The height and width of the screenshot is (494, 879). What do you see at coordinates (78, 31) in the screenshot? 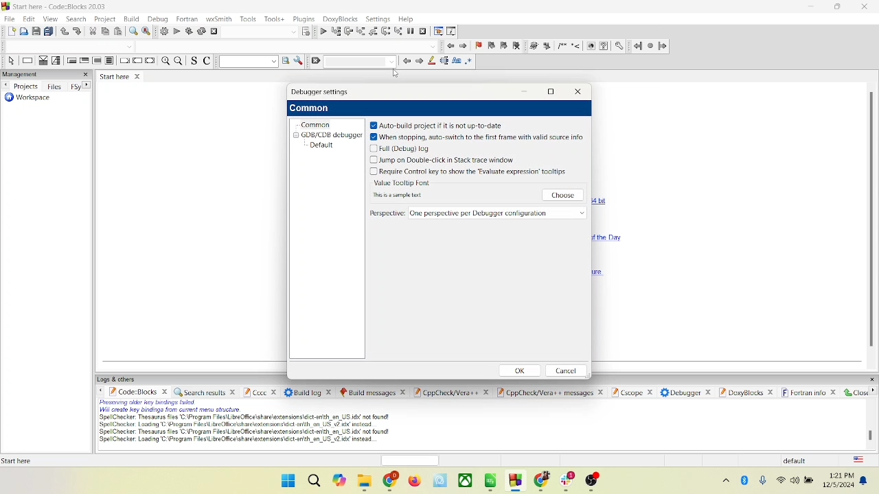
I see `redo` at bounding box center [78, 31].